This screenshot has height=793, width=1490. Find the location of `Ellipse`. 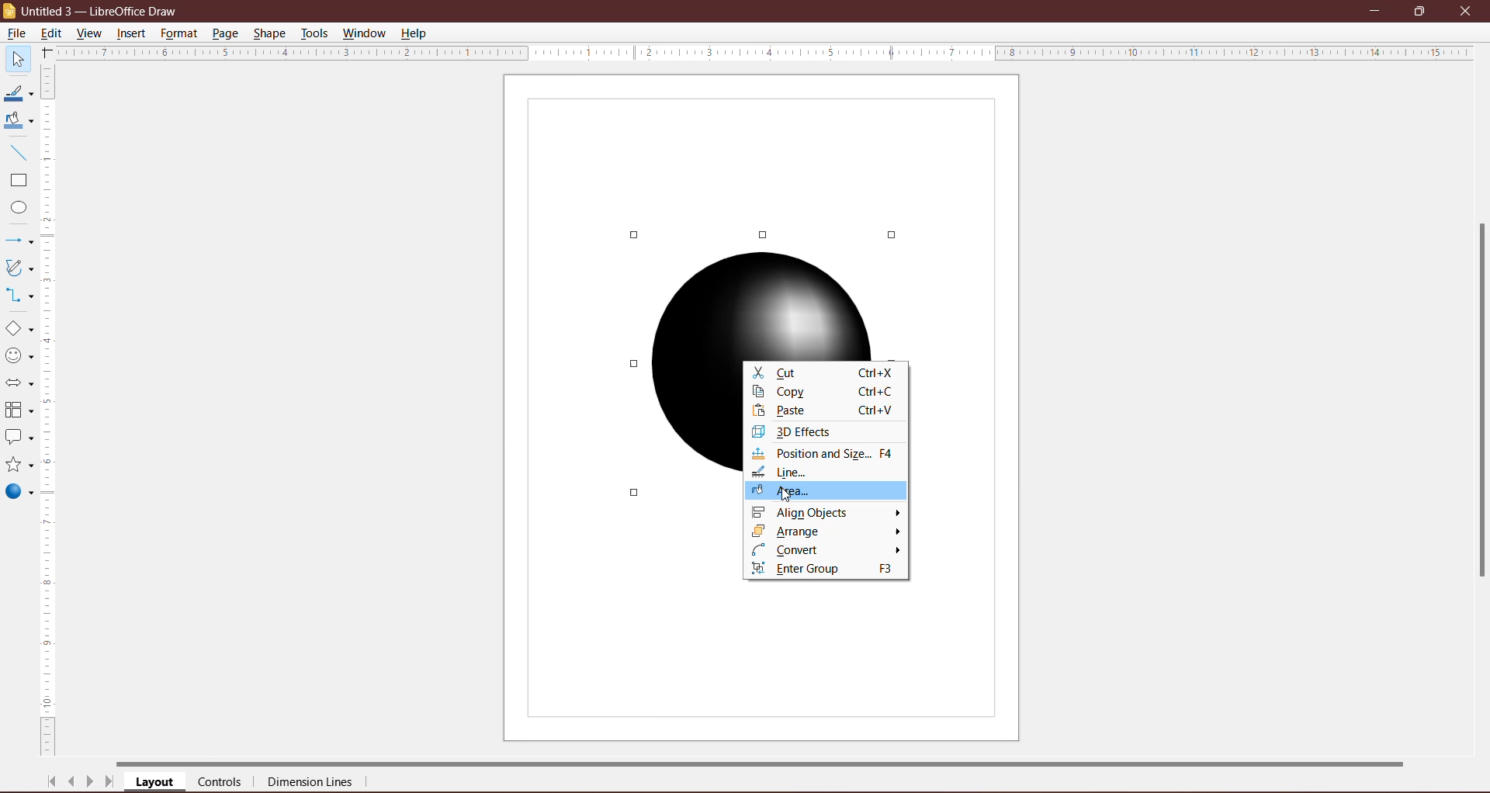

Ellipse is located at coordinates (15, 210).